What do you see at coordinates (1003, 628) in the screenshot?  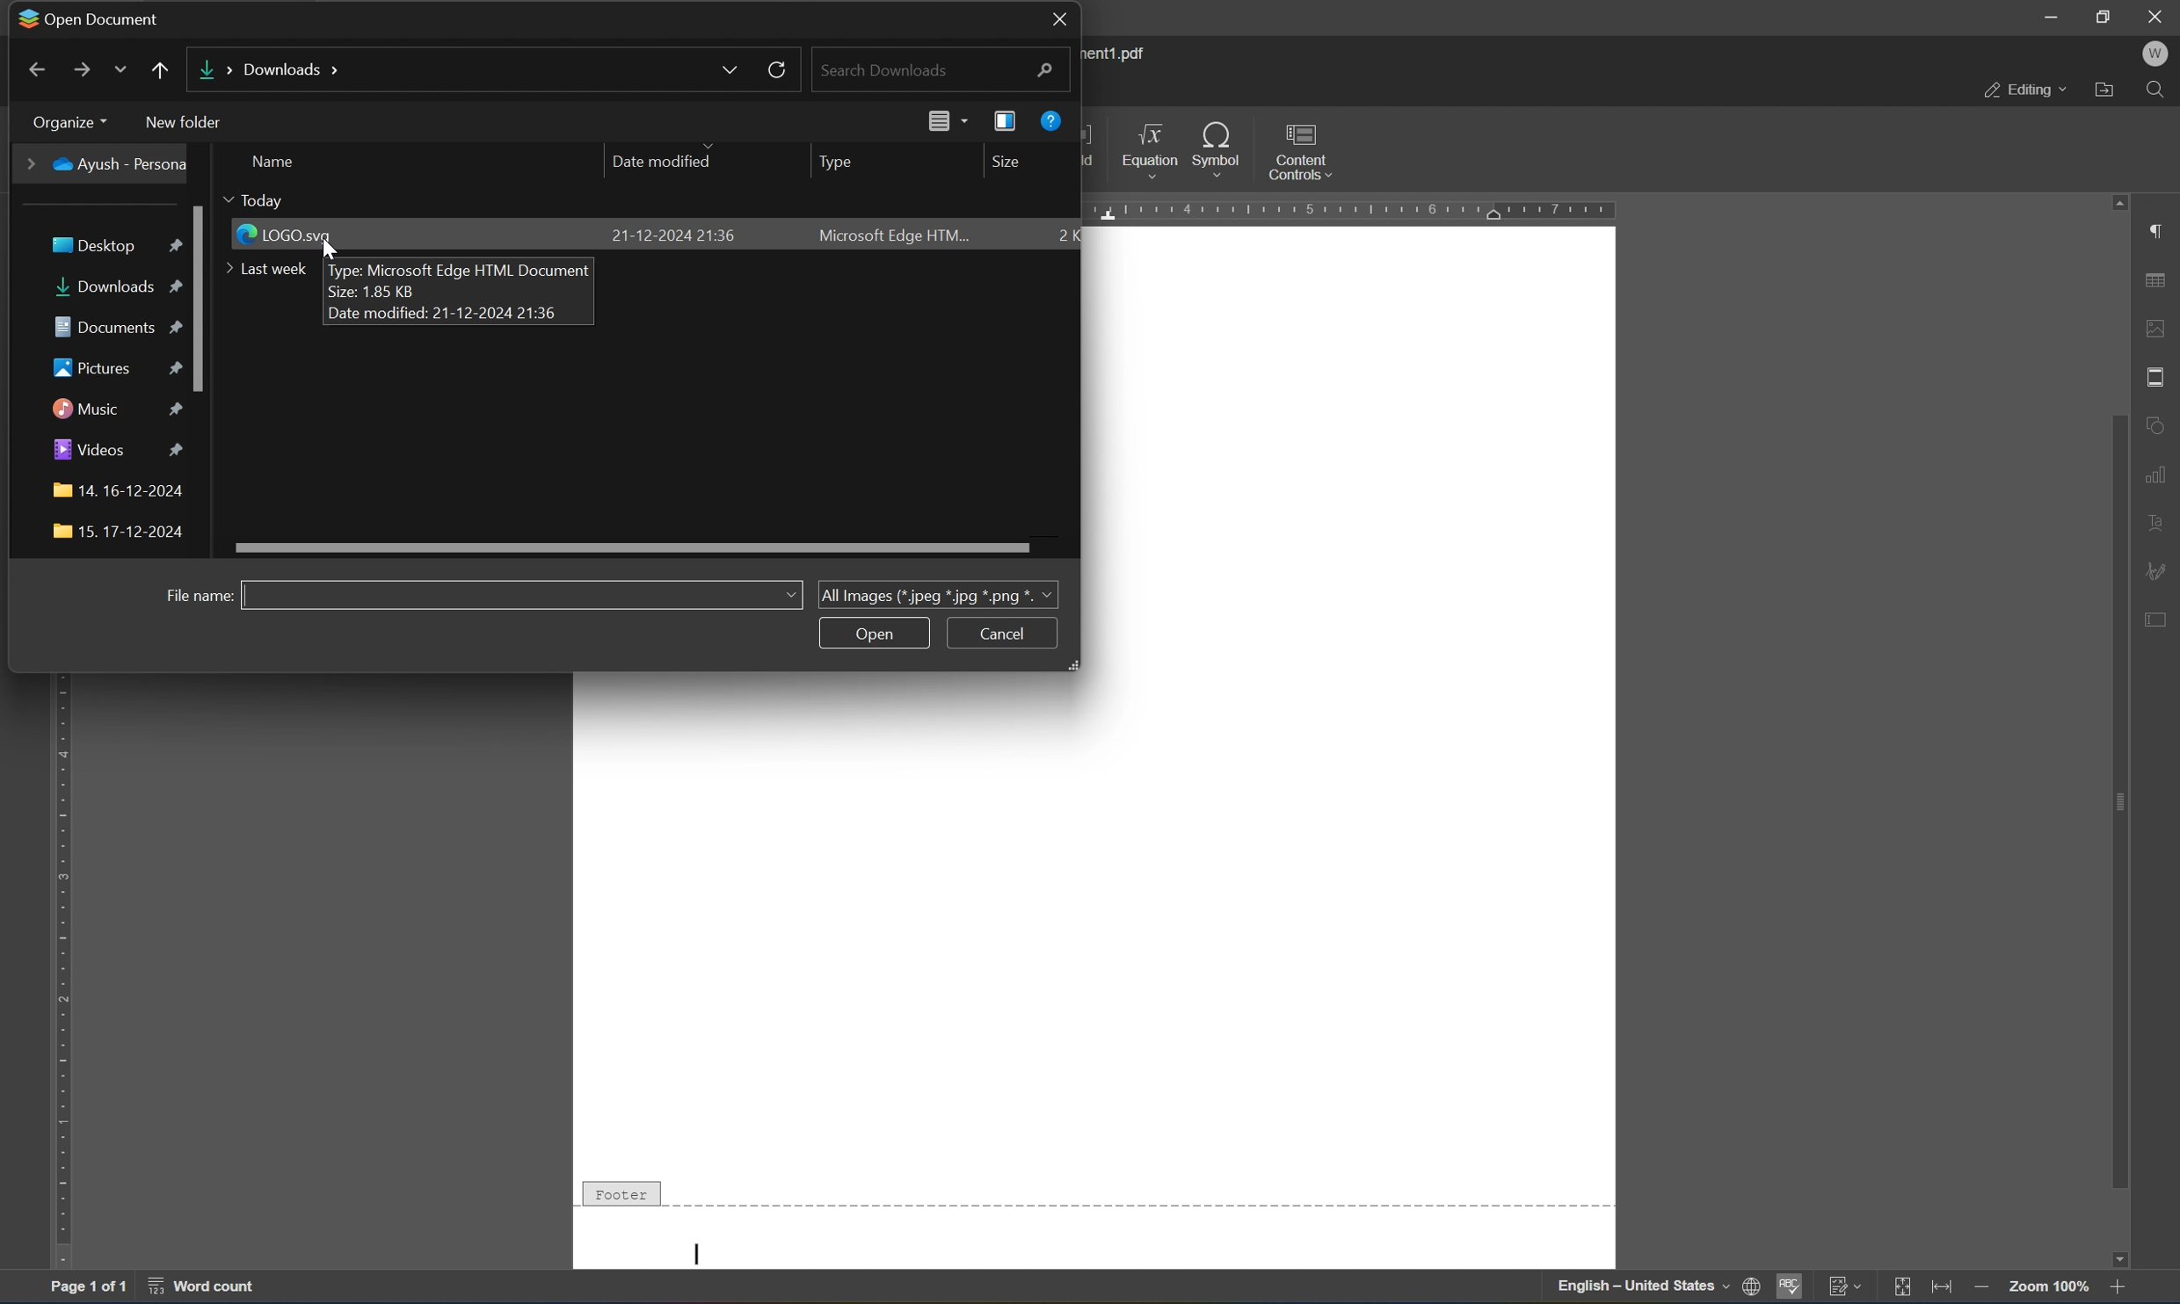 I see `Cancel` at bounding box center [1003, 628].